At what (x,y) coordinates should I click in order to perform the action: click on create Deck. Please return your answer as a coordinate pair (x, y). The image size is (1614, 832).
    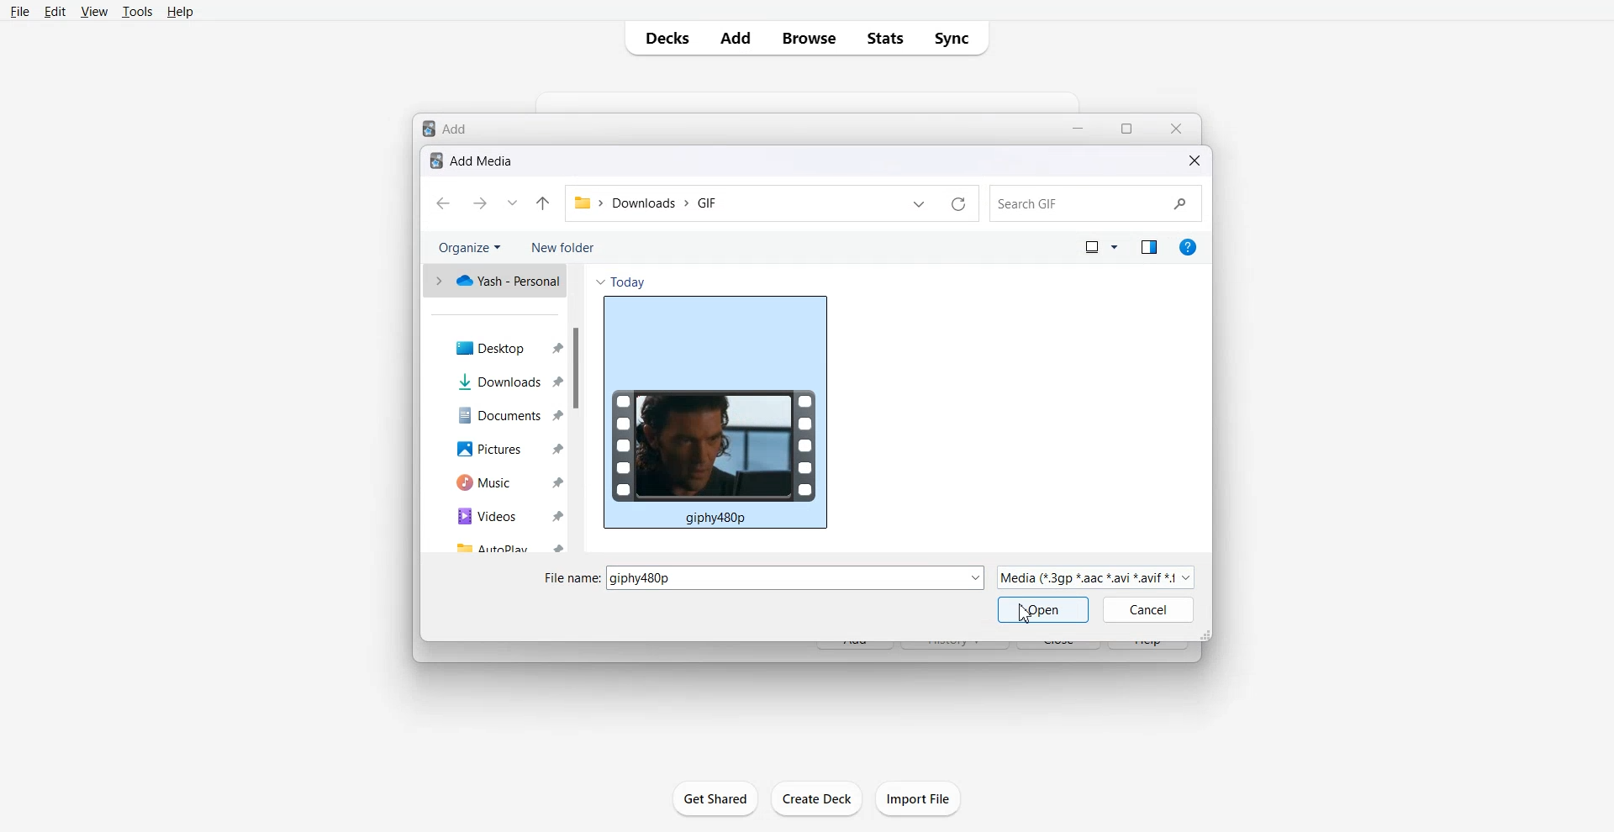
    Looking at the image, I should click on (817, 798).